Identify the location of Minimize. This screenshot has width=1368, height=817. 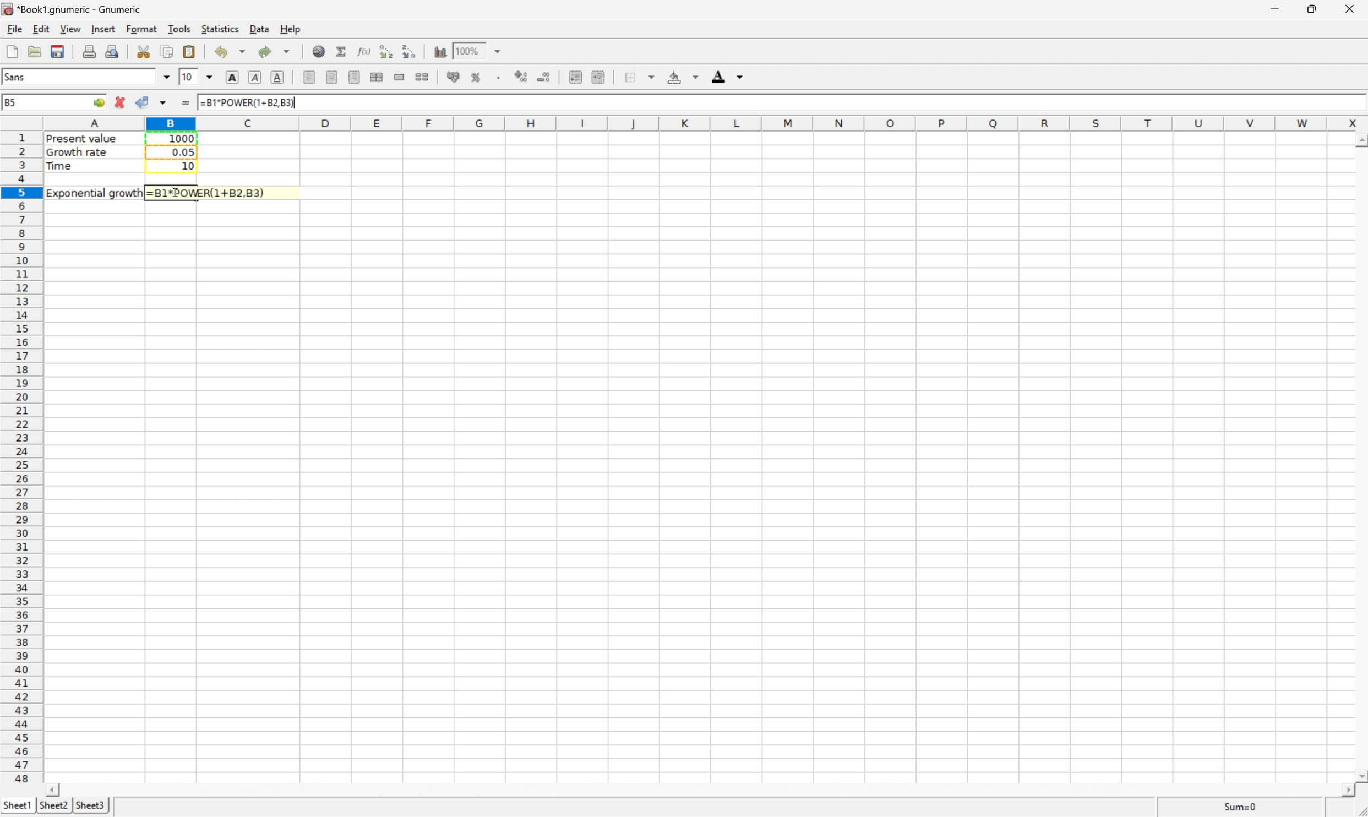
(1275, 9).